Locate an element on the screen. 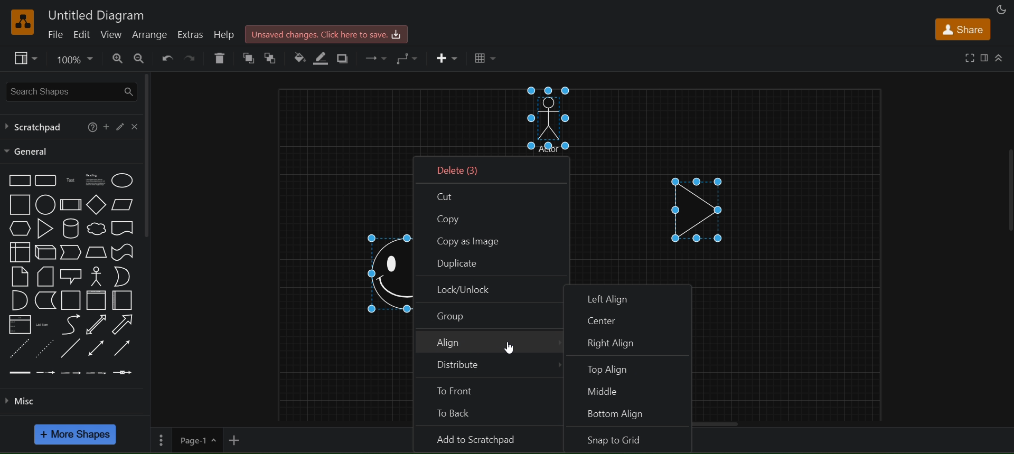 Image resolution: width=1014 pixels, height=454 pixels. view is located at coordinates (111, 34).